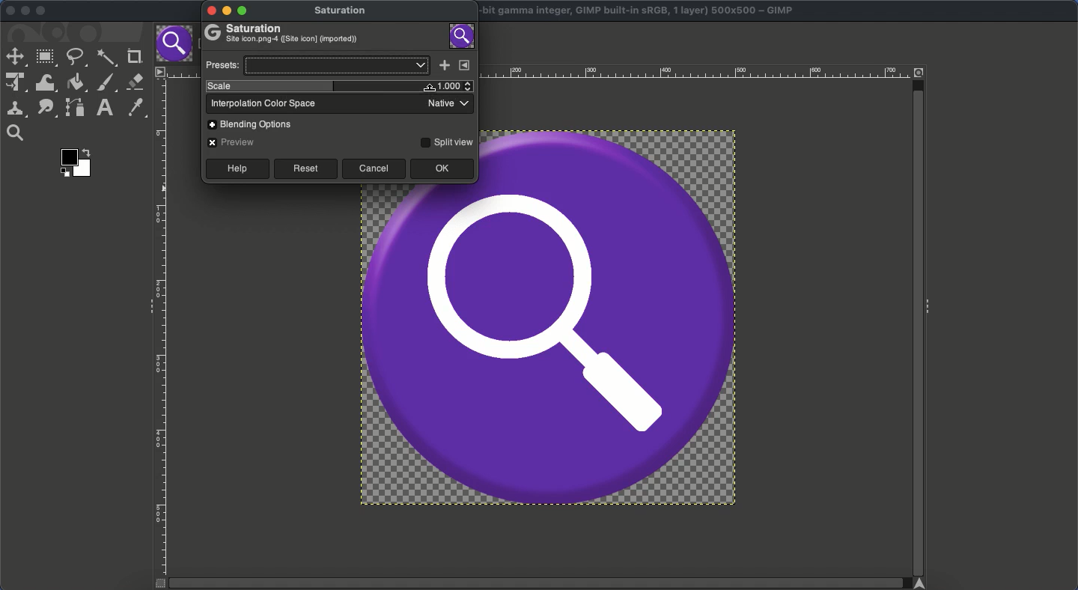 The height and width of the screenshot is (590, 1078). What do you see at coordinates (162, 328) in the screenshot?
I see `Ruler` at bounding box center [162, 328].